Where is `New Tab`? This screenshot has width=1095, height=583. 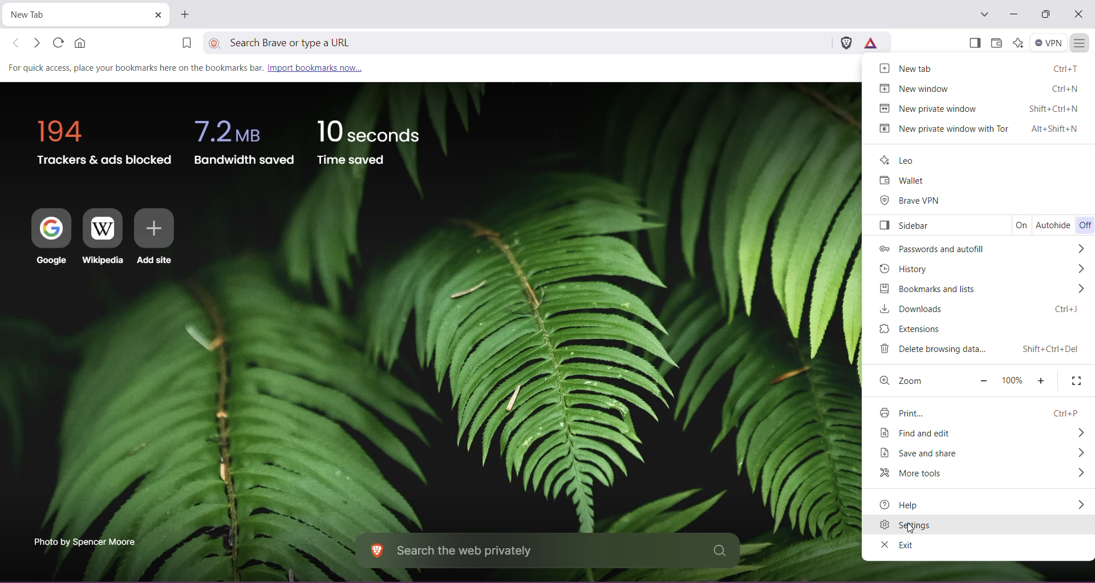
New Tab is located at coordinates (979, 67).